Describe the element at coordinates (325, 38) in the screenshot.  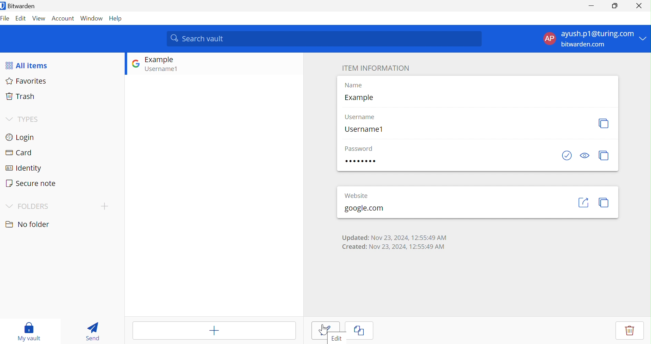
I see `Search vault` at that location.